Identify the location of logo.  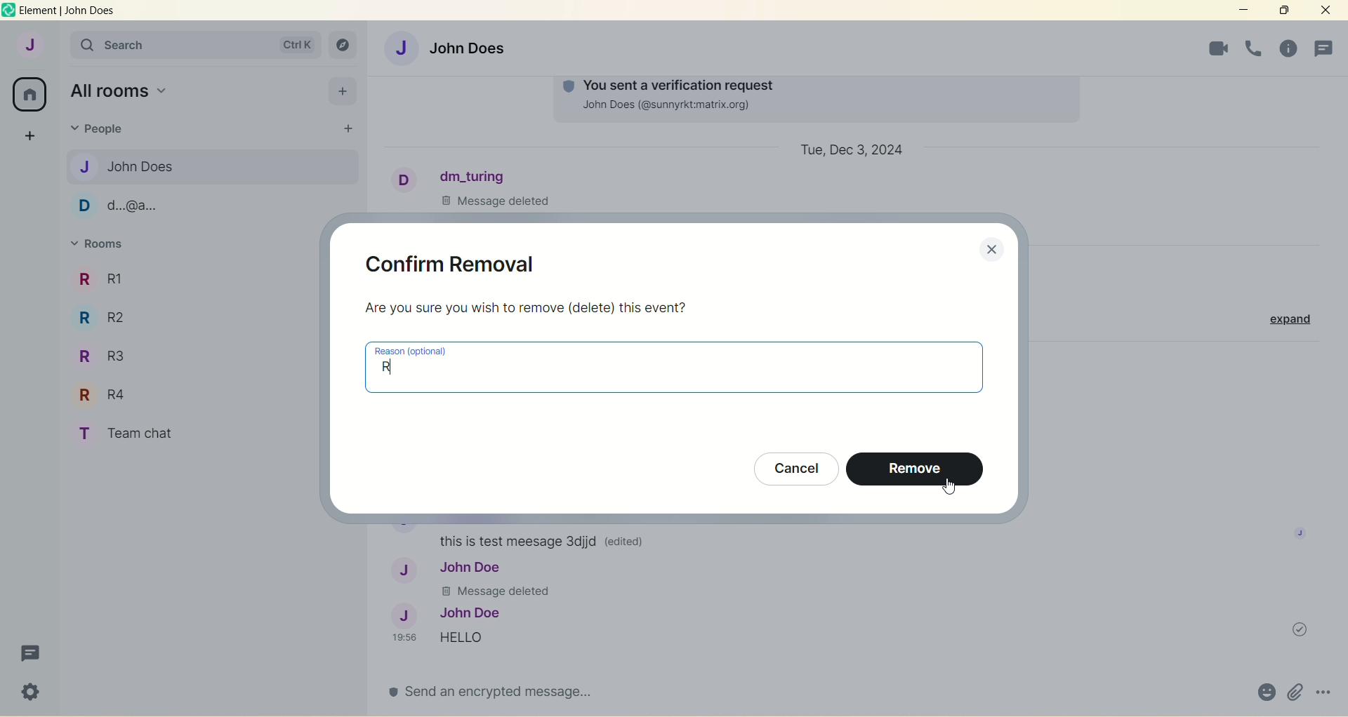
(8, 11).